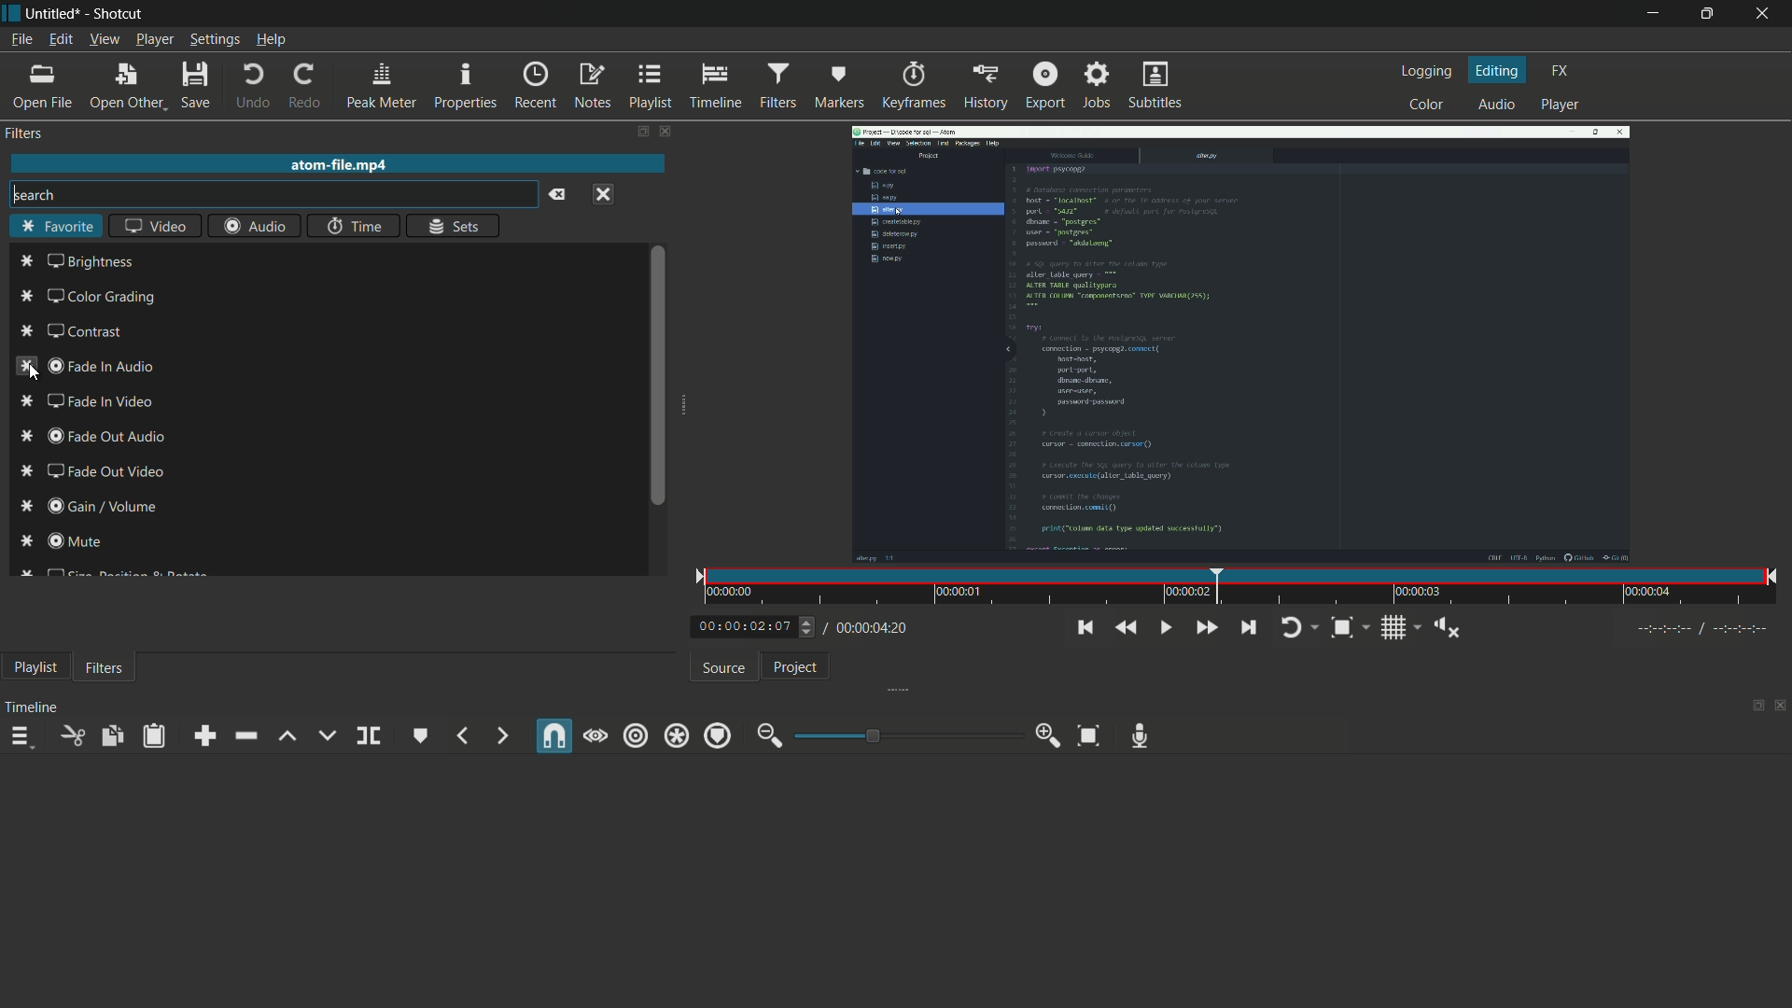 The height and width of the screenshot is (1008, 1792). What do you see at coordinates (455, 225) in the screenshot?
I see `sets` at bounding box center [455, 225].